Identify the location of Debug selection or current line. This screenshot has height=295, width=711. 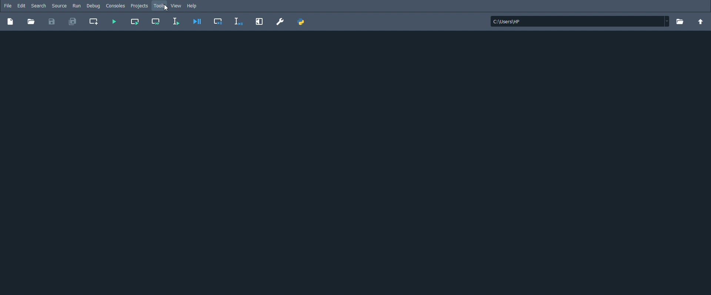
(238, 22).